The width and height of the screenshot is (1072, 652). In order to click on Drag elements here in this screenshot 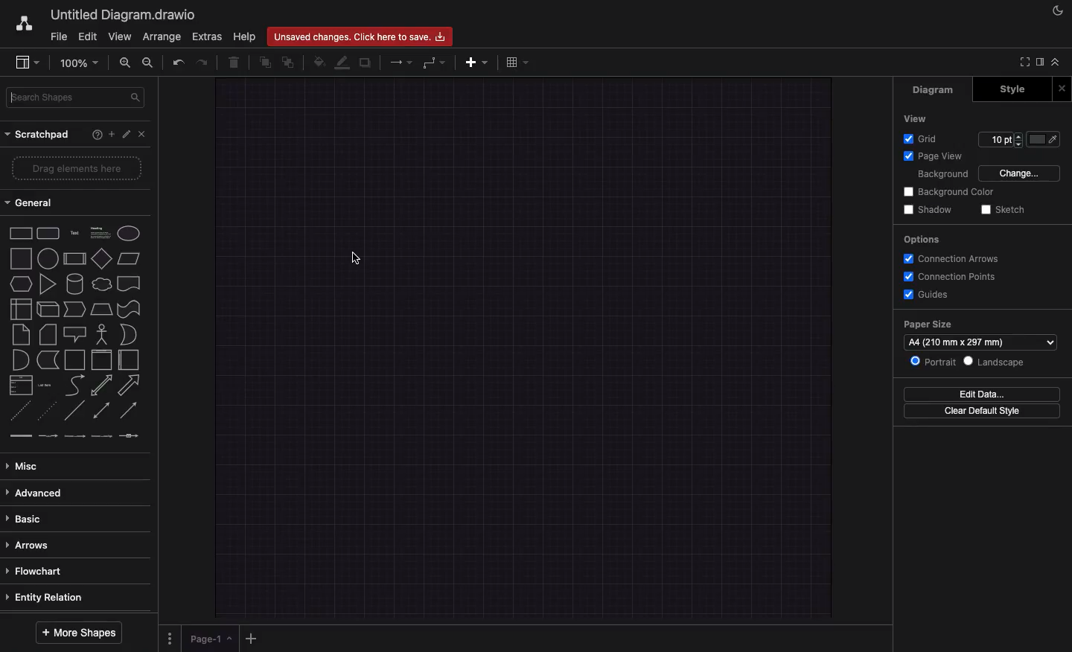, I will do `click(76, 169)`.